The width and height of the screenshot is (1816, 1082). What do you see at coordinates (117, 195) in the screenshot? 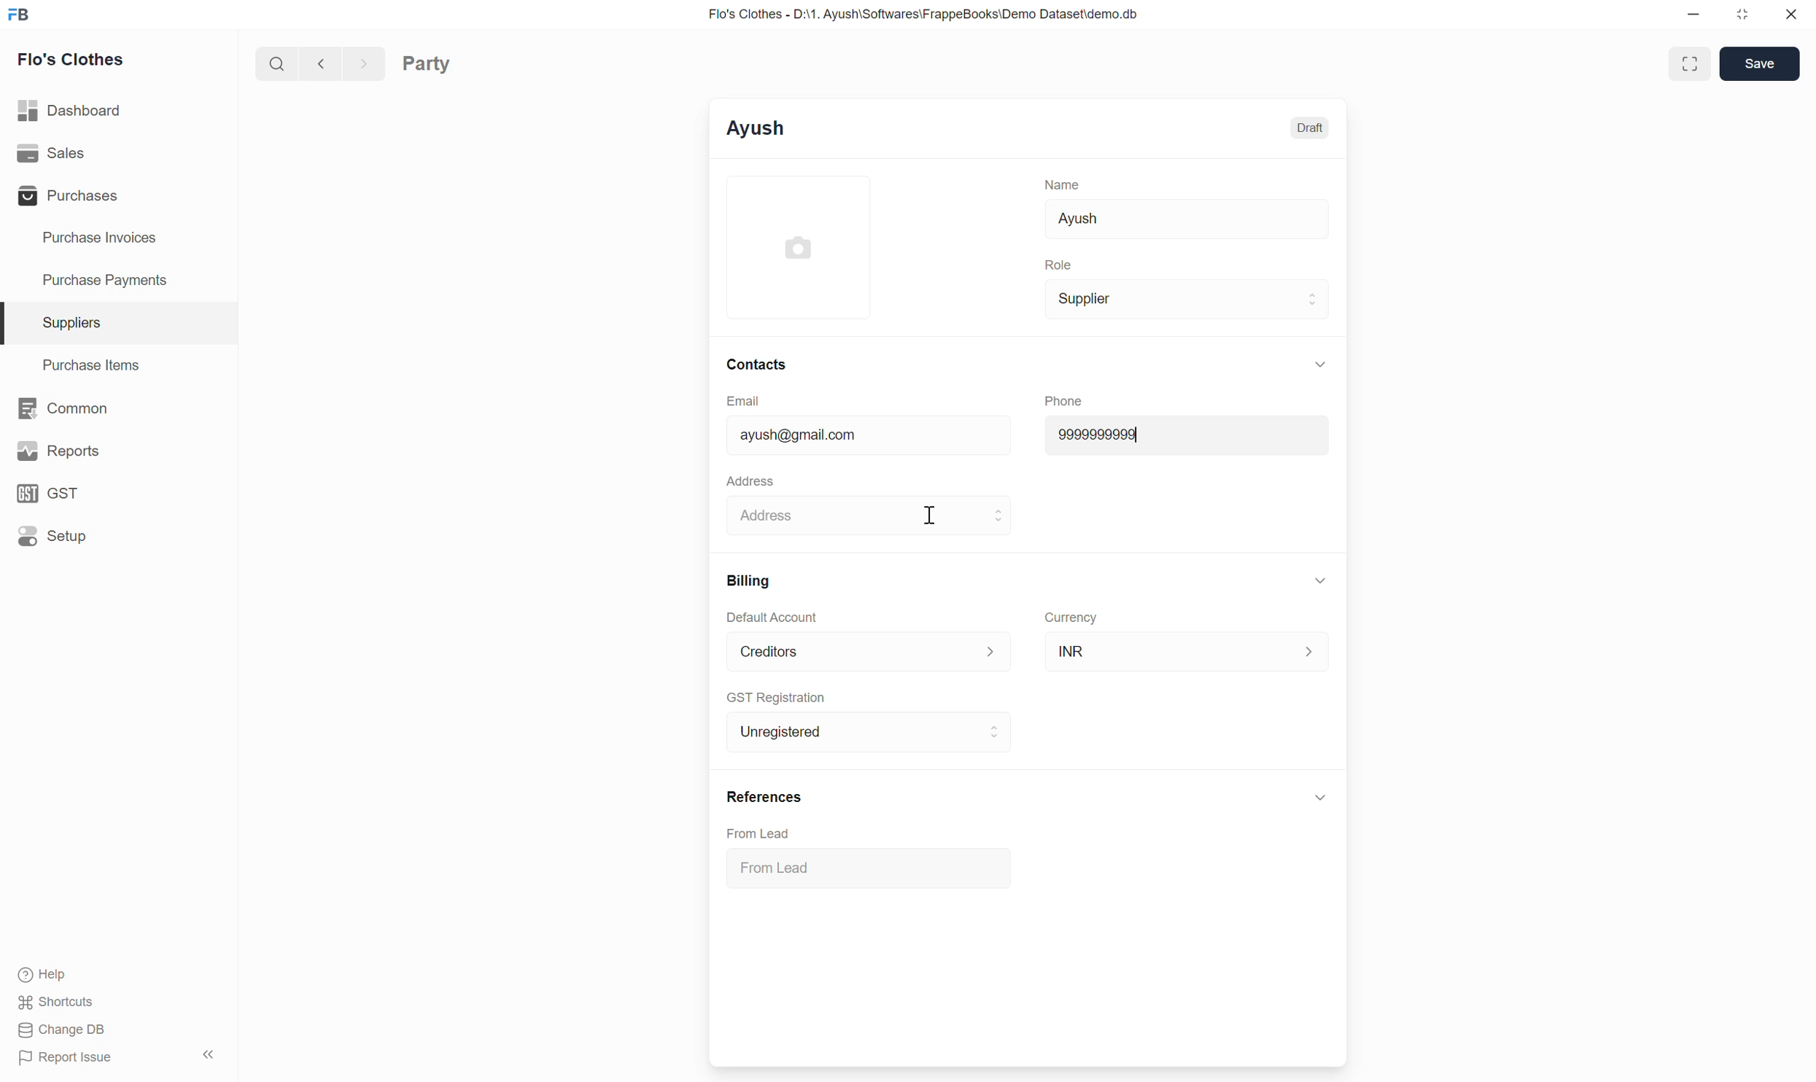
I see `Purchases` at bounding box center [117, 195].